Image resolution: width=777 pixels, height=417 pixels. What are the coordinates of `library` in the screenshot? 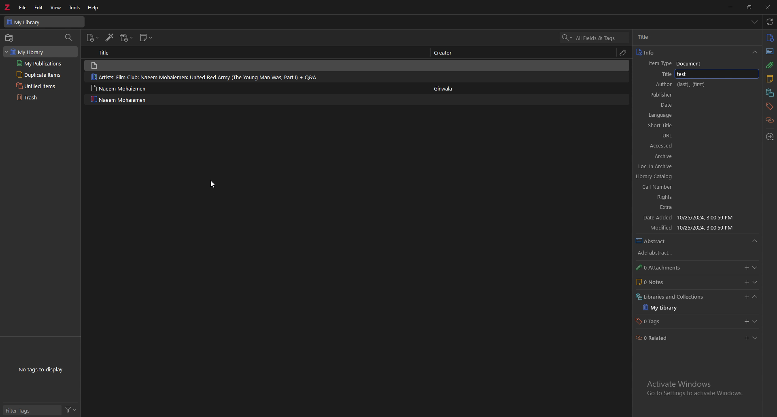 It's located at (30, 51).